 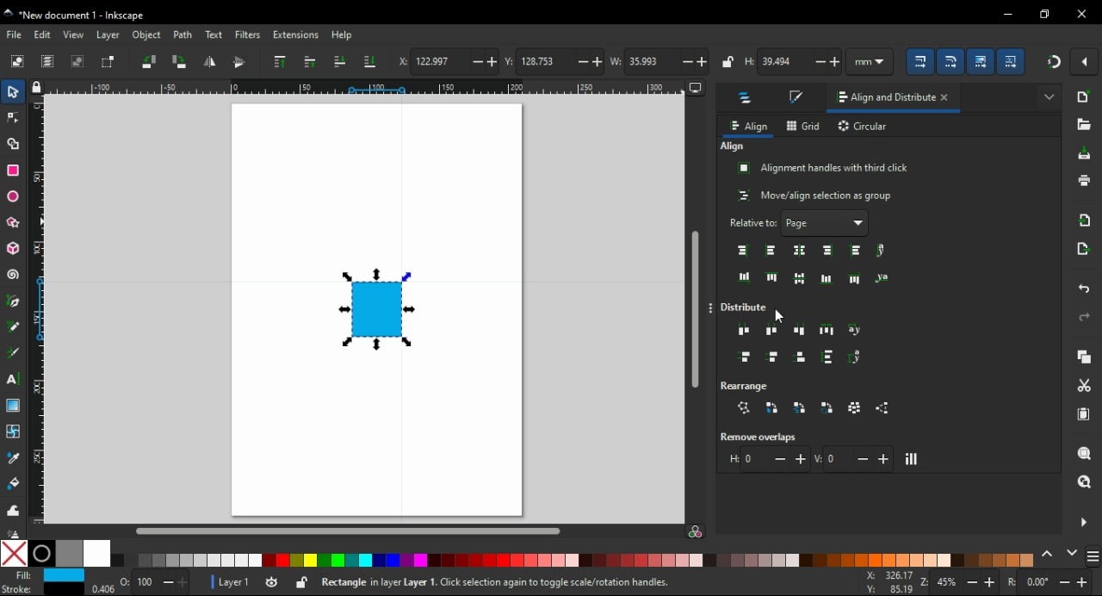 What do you see at coordinates (15, 553) in the screenshot?
I see `none` at bounding box center [15, 553].